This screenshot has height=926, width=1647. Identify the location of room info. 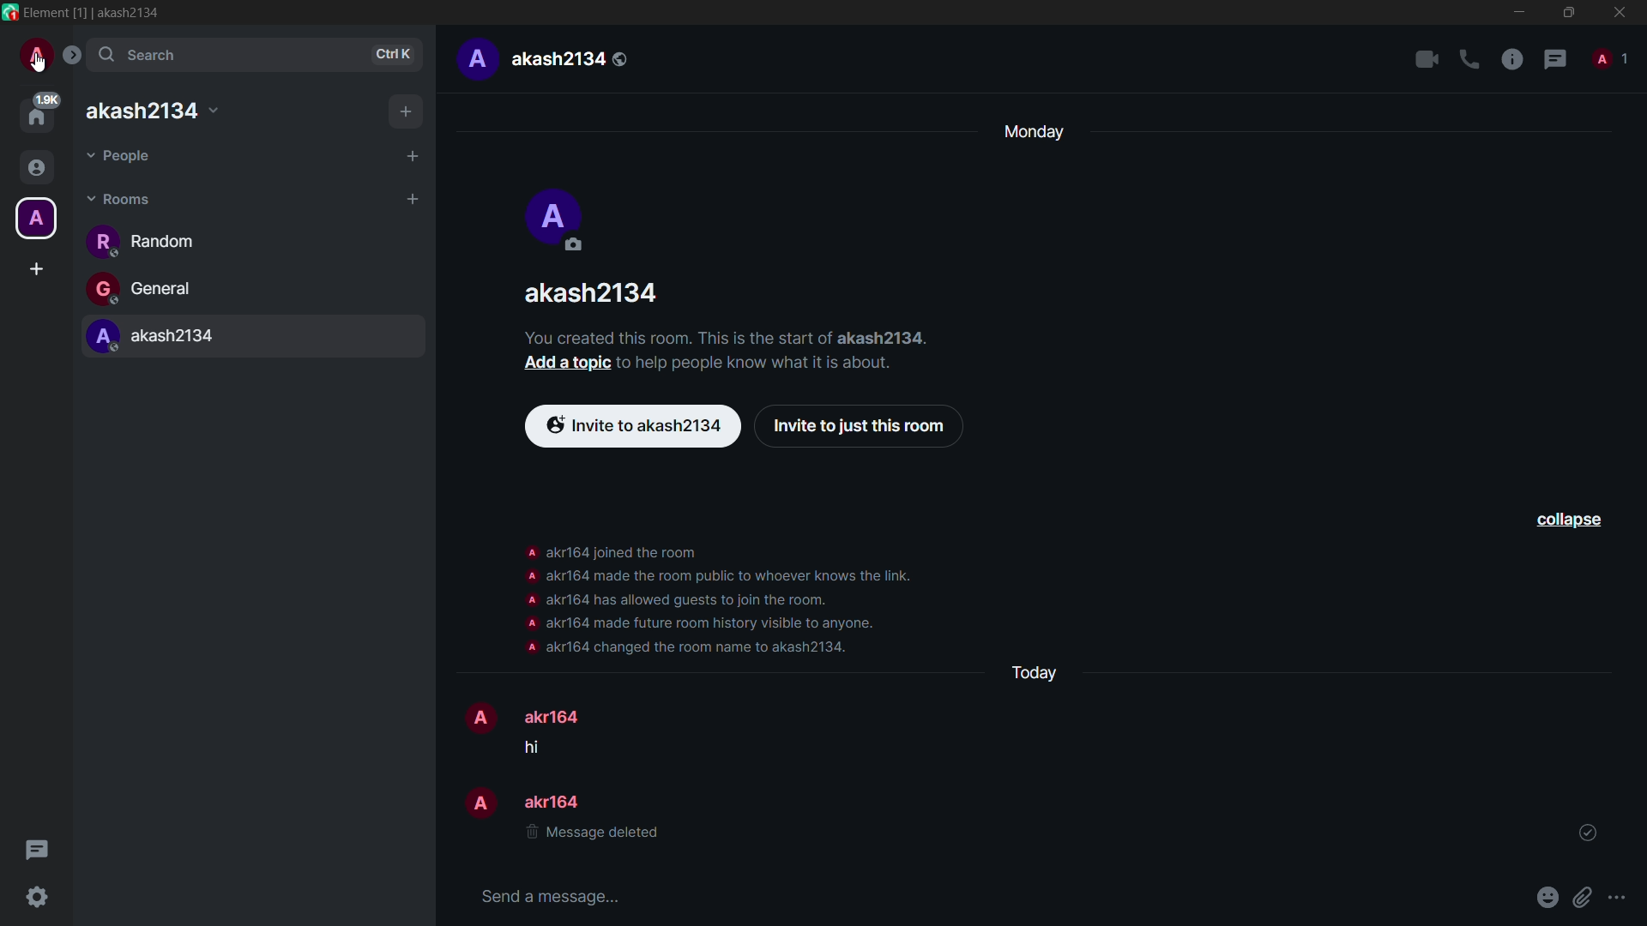
(1512, 61).